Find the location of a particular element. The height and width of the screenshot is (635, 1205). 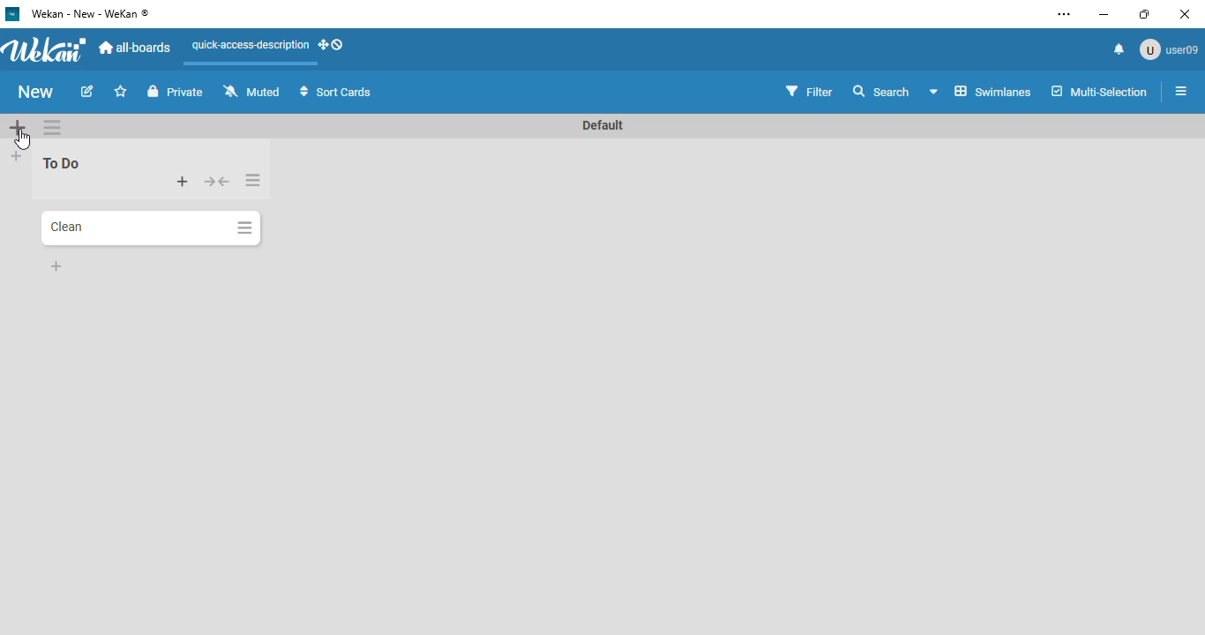

add list is located at coordinates (17, 154).